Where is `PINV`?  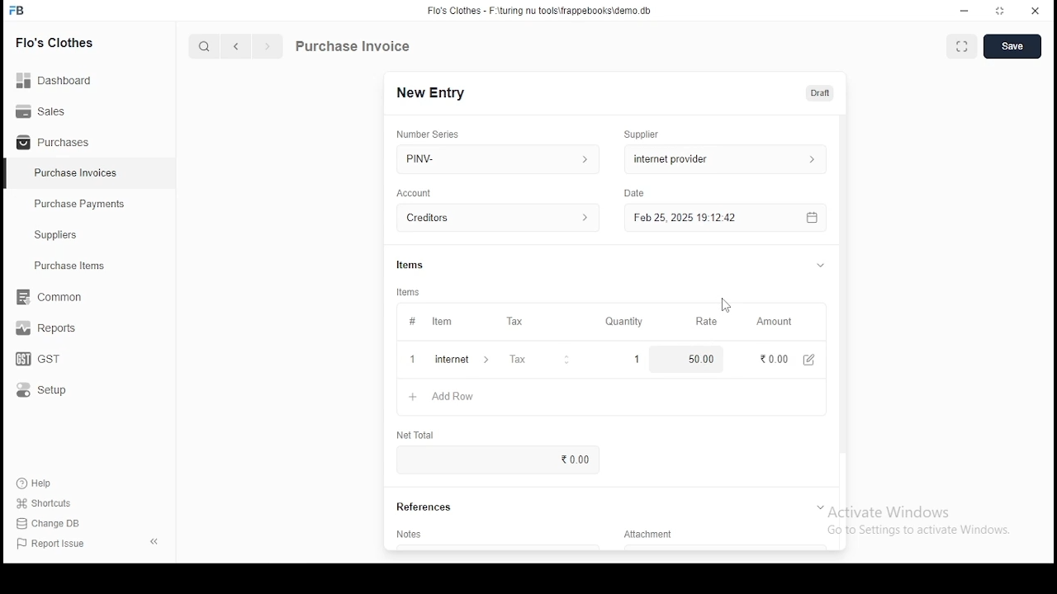 PINV is located at coordinates (498, 157).